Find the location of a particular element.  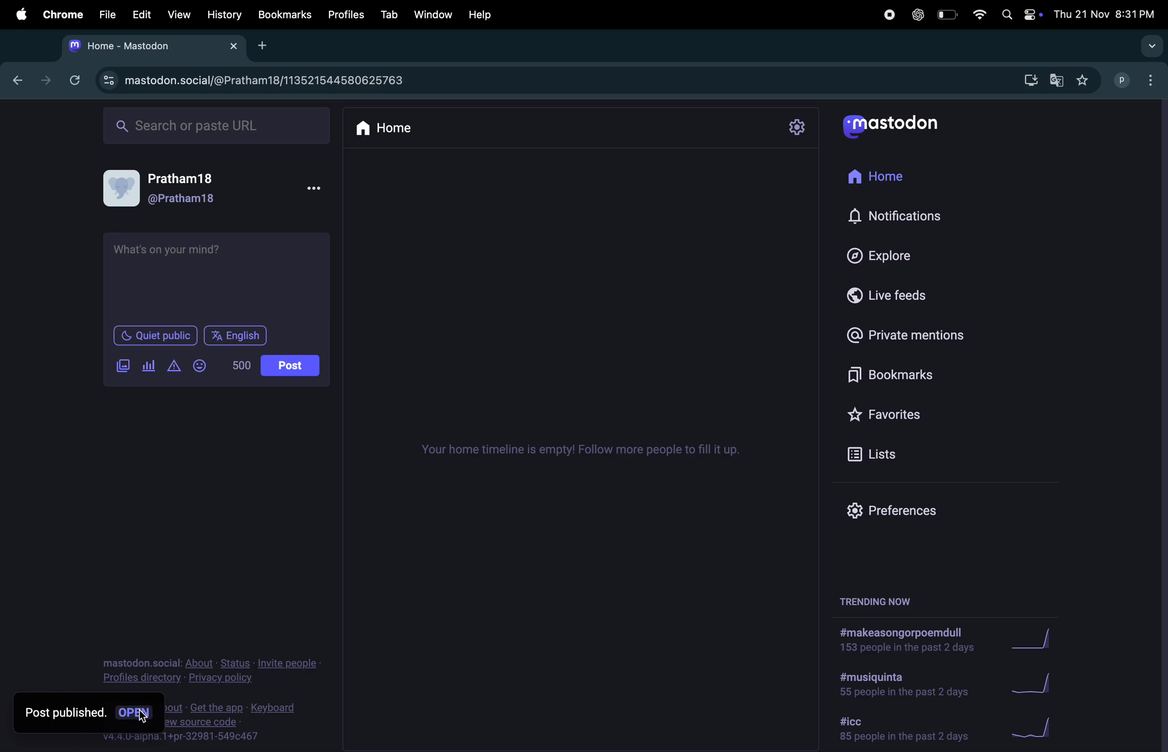

Edit is located at coordinates (141, 12).